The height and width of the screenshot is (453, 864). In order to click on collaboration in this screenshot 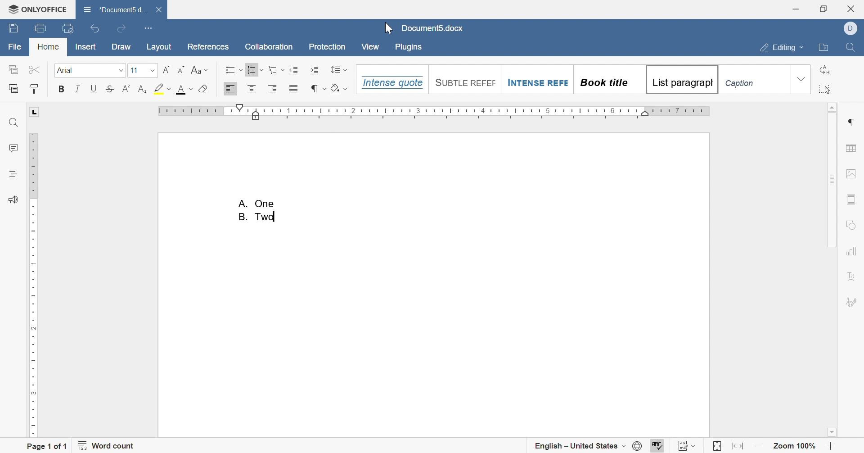, I will do `click(270, 46)`.